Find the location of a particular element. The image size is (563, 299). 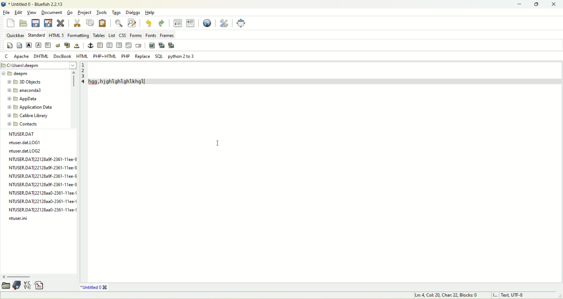

body is located at coordinates (19, 45).